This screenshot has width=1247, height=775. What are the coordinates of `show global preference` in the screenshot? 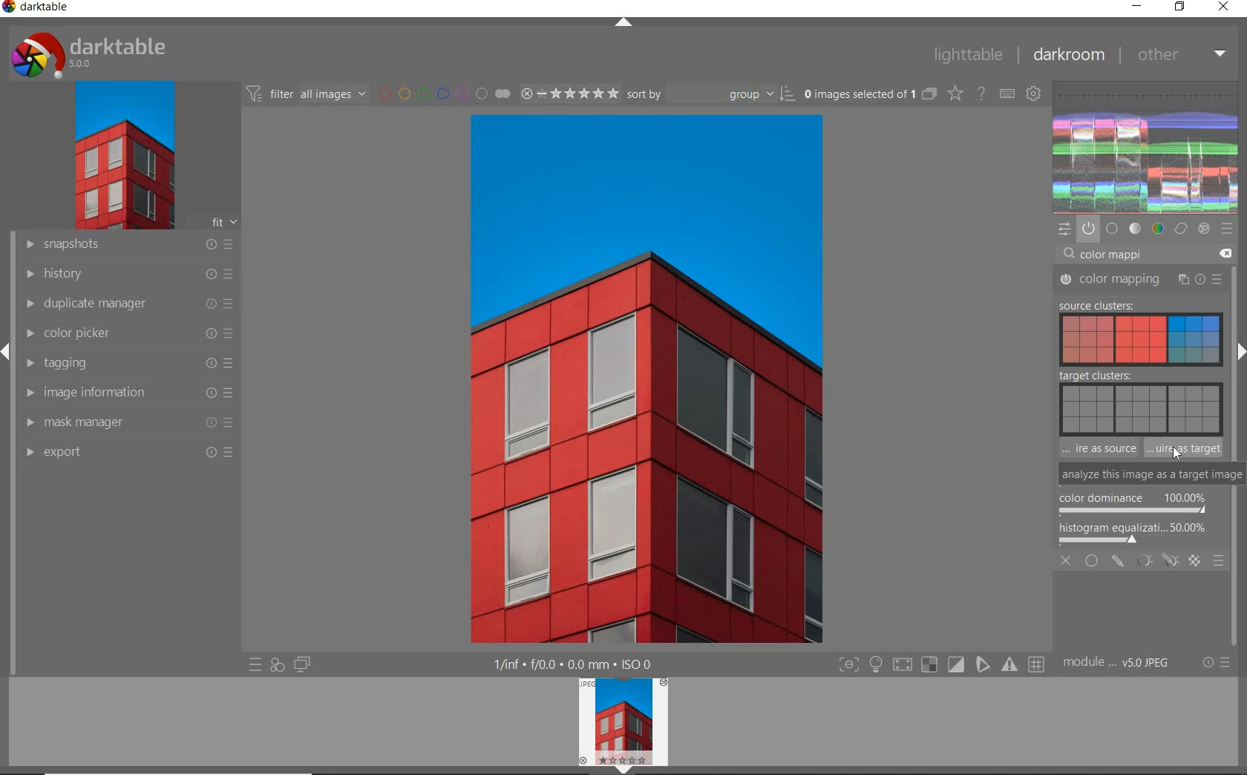 It's located at (1034, 94).